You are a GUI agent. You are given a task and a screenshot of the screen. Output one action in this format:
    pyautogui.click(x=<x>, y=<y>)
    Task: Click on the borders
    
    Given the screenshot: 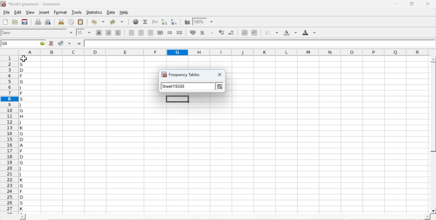 What is the action you would take?
    pyautogui.click(x=272, y=33)
    